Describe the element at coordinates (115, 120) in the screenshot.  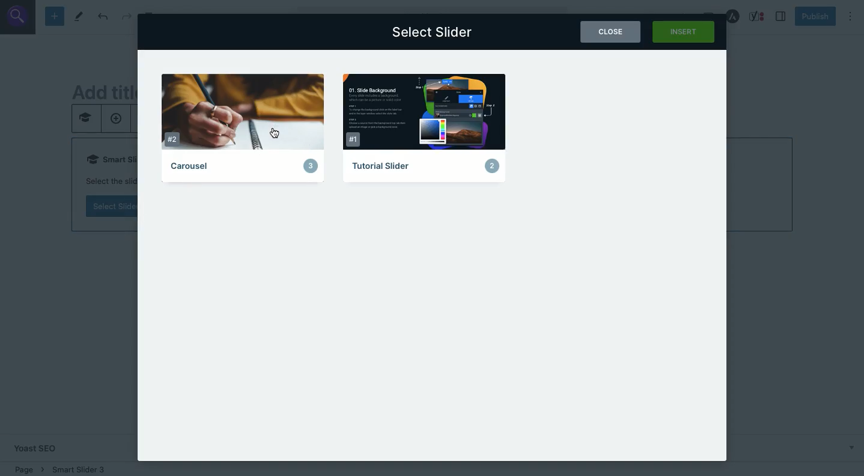
I see `new` at that location.